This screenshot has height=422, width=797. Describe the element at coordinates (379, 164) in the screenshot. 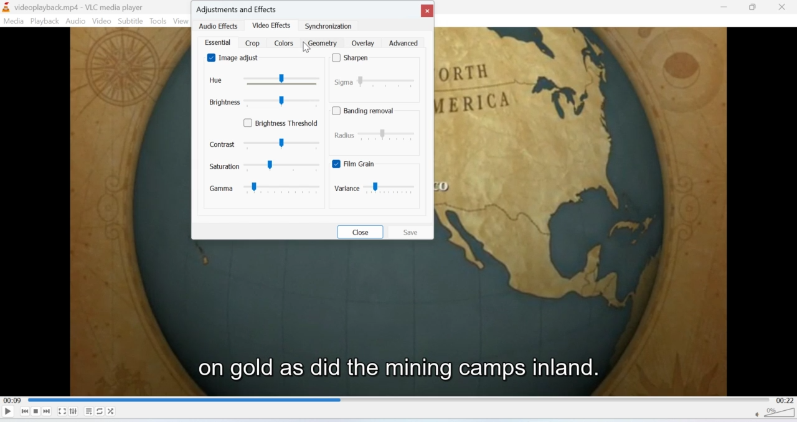

I see `film grain` at that location.